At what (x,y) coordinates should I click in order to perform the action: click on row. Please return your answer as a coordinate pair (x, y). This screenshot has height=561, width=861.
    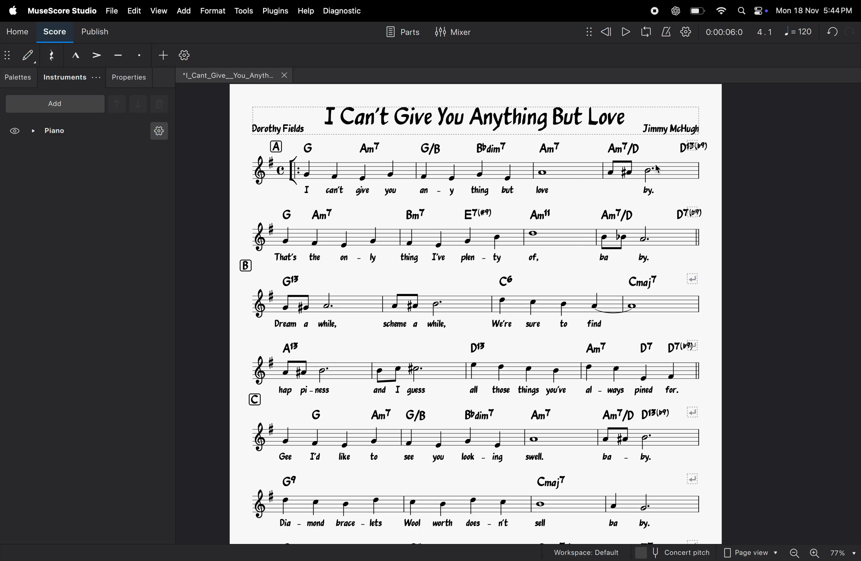
    Looking at the image, I should click on (285, 214).